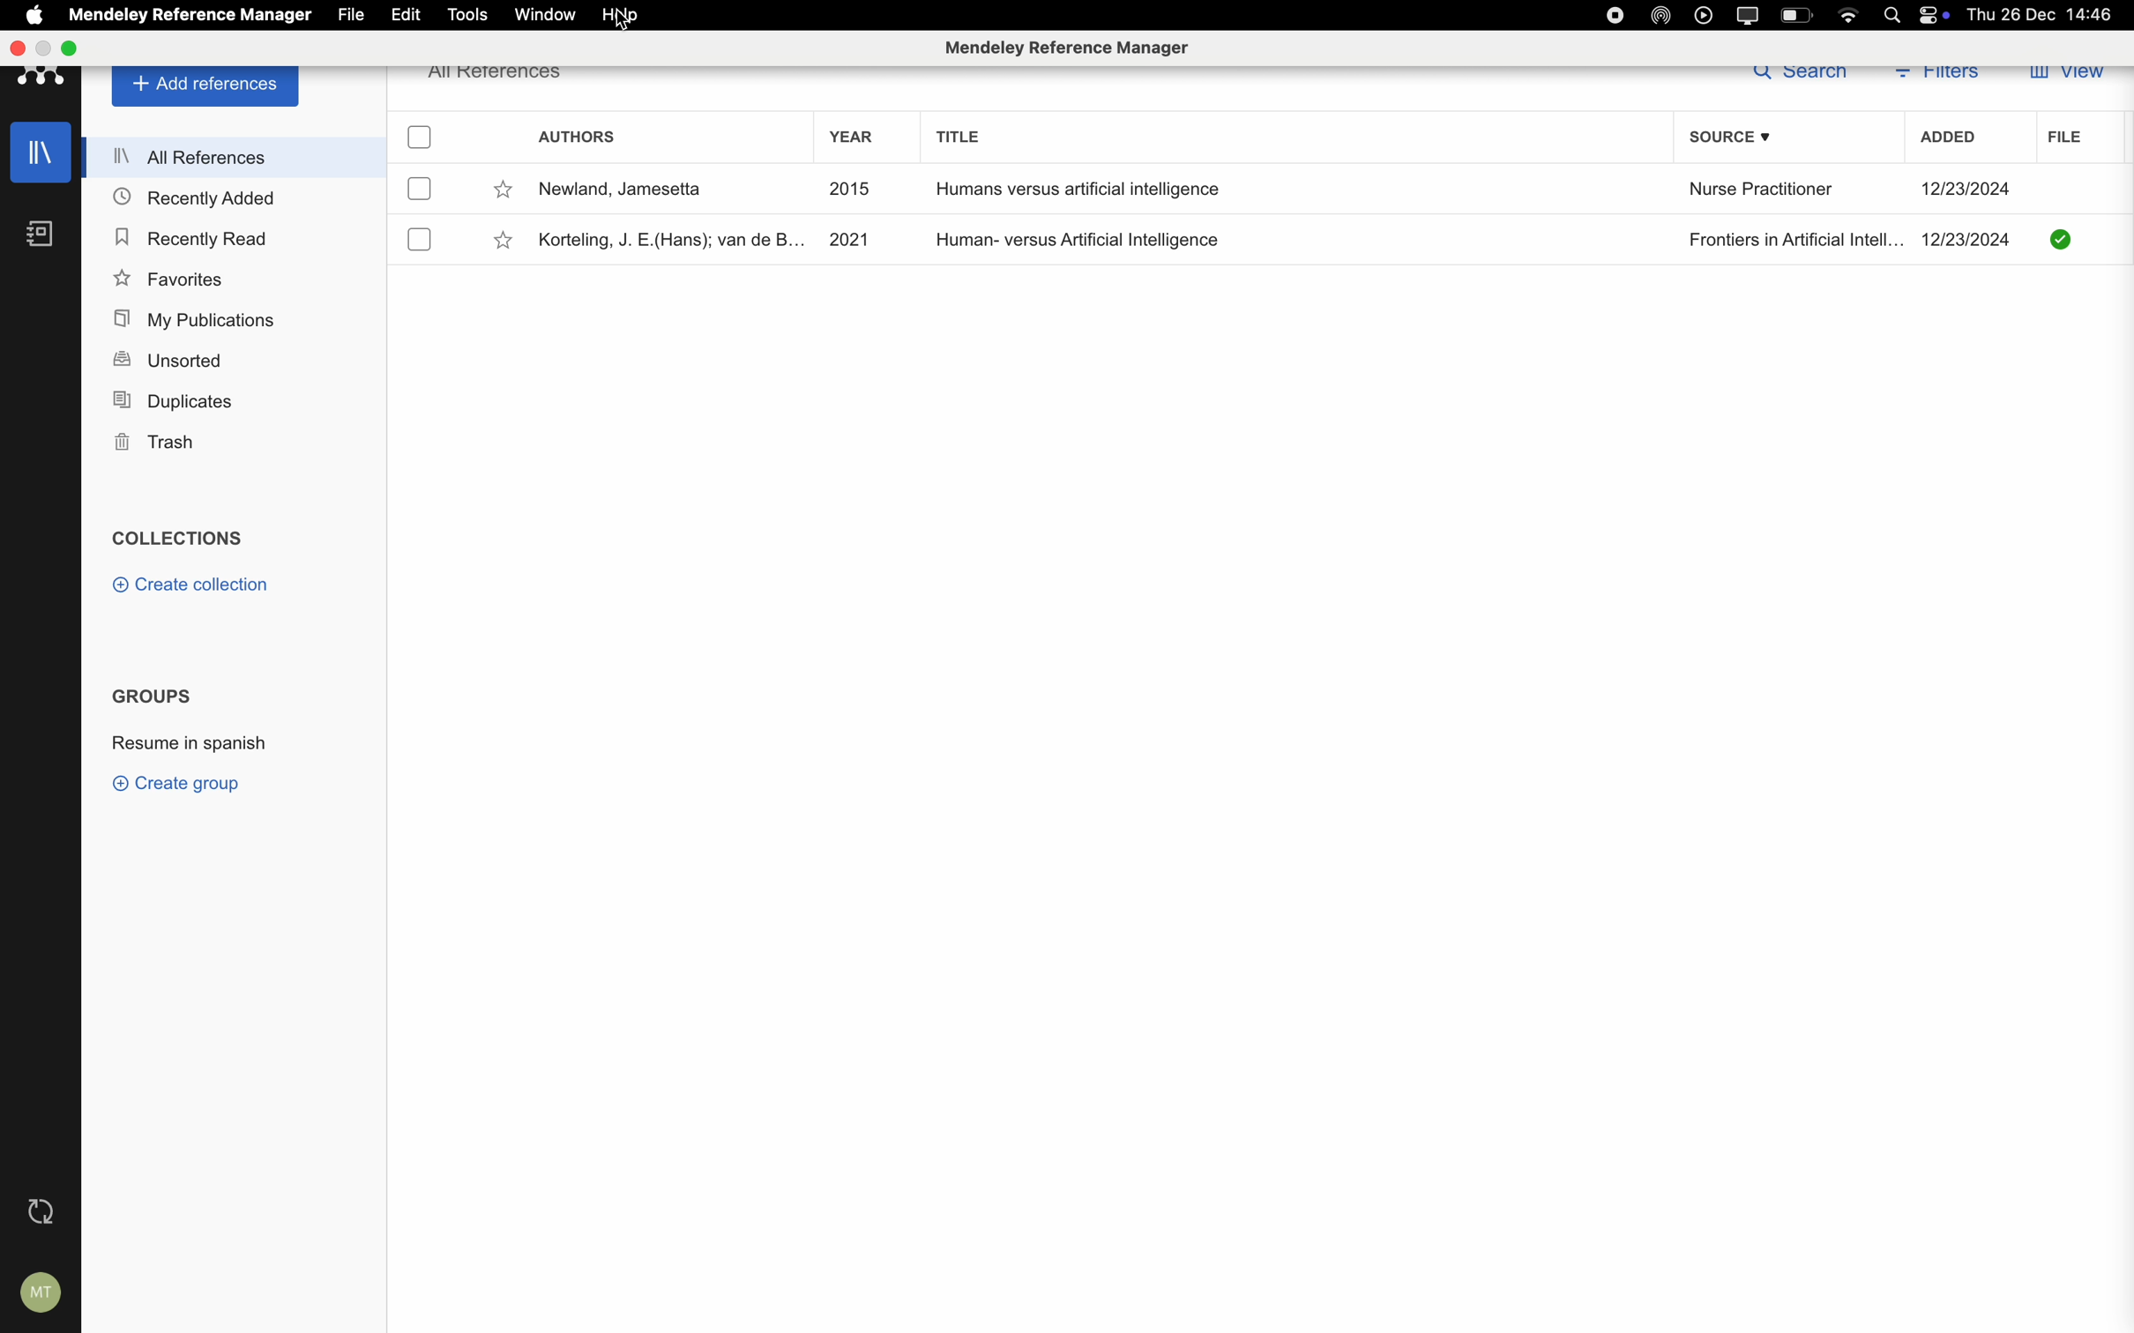 This screenshot has width=2134, height=1333. Describe the element at coordinates (179, 538) in the screenshot. I see `Collections` at that location.